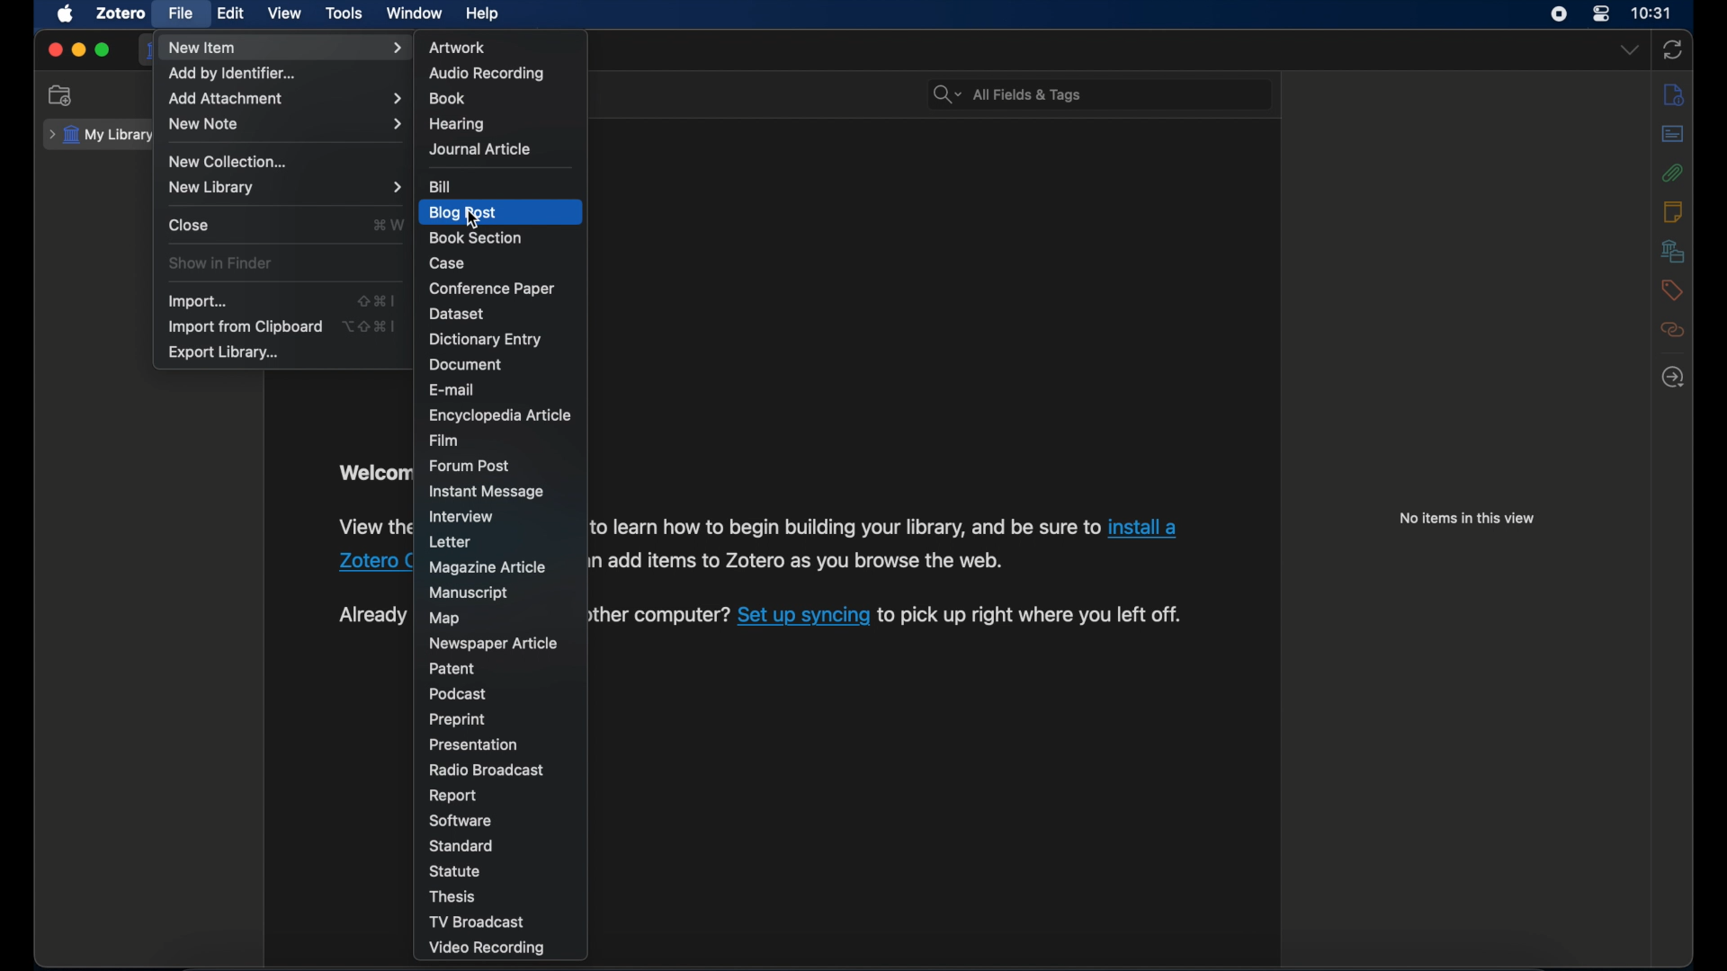 The height and width of the screenshot is (971, 1727). What do you see at coordinates (474, 744) in the screenshot?
I see `presentation` at bounding box center [474, 744].